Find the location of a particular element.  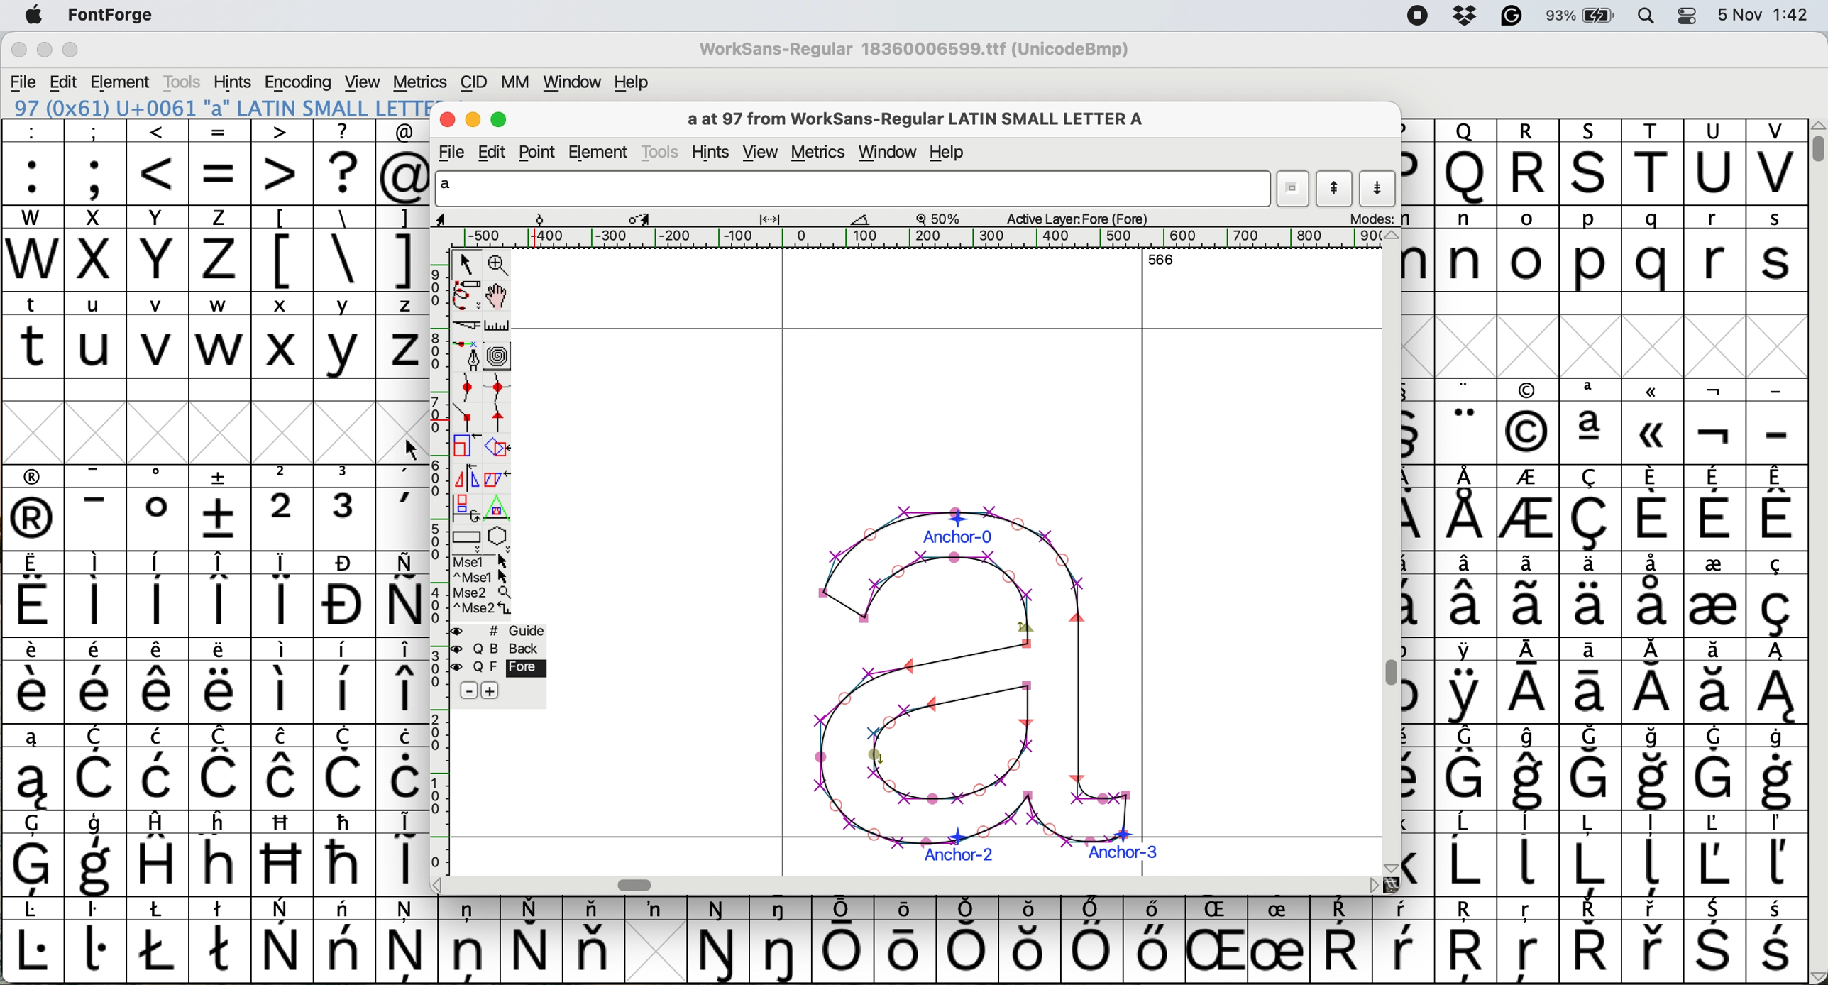

symbol is located at coordinates (221, 767).